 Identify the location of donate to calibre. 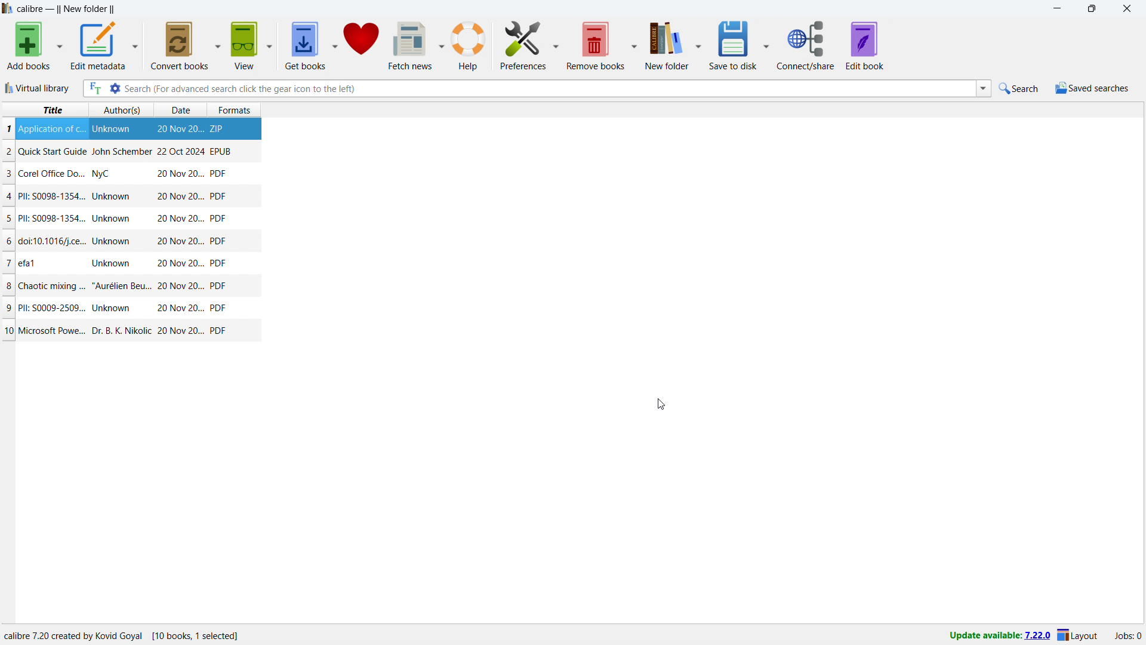
(362, 45).